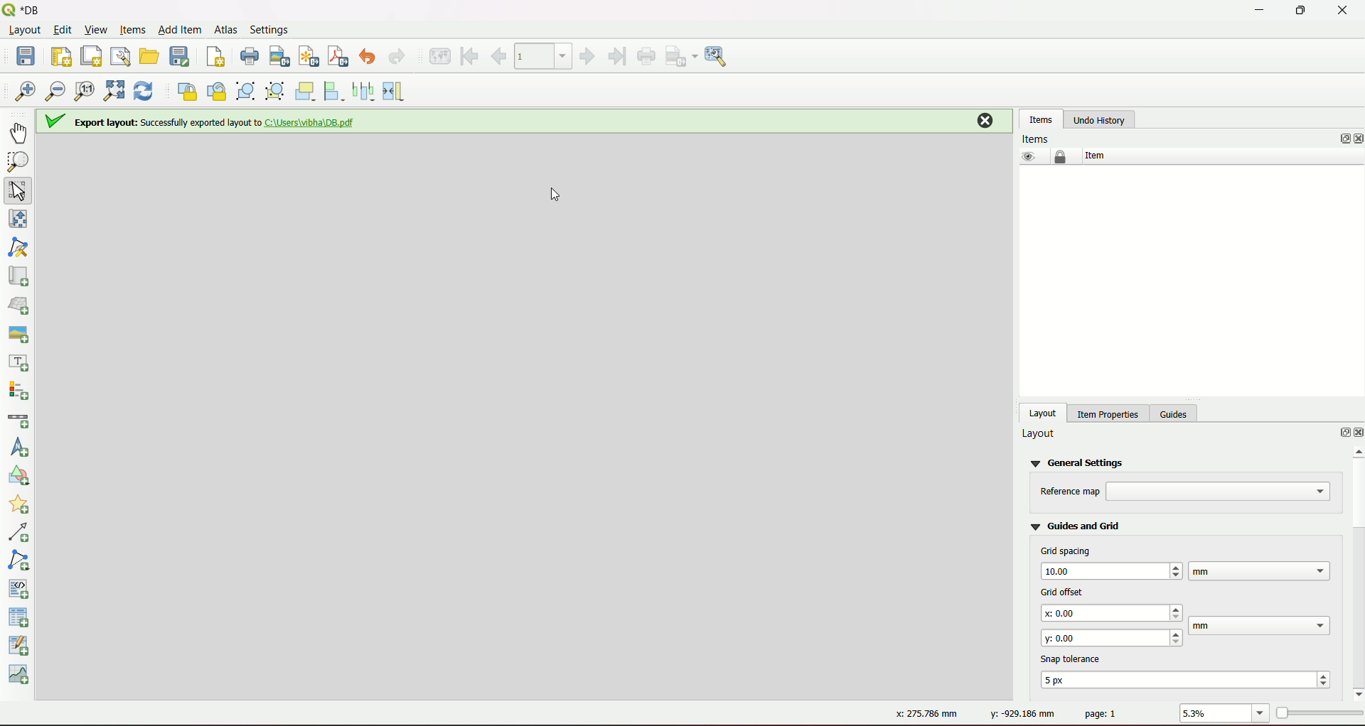  Describe the element at coordinates (682, 56) in the screenshot. I see `export as image` at that location.